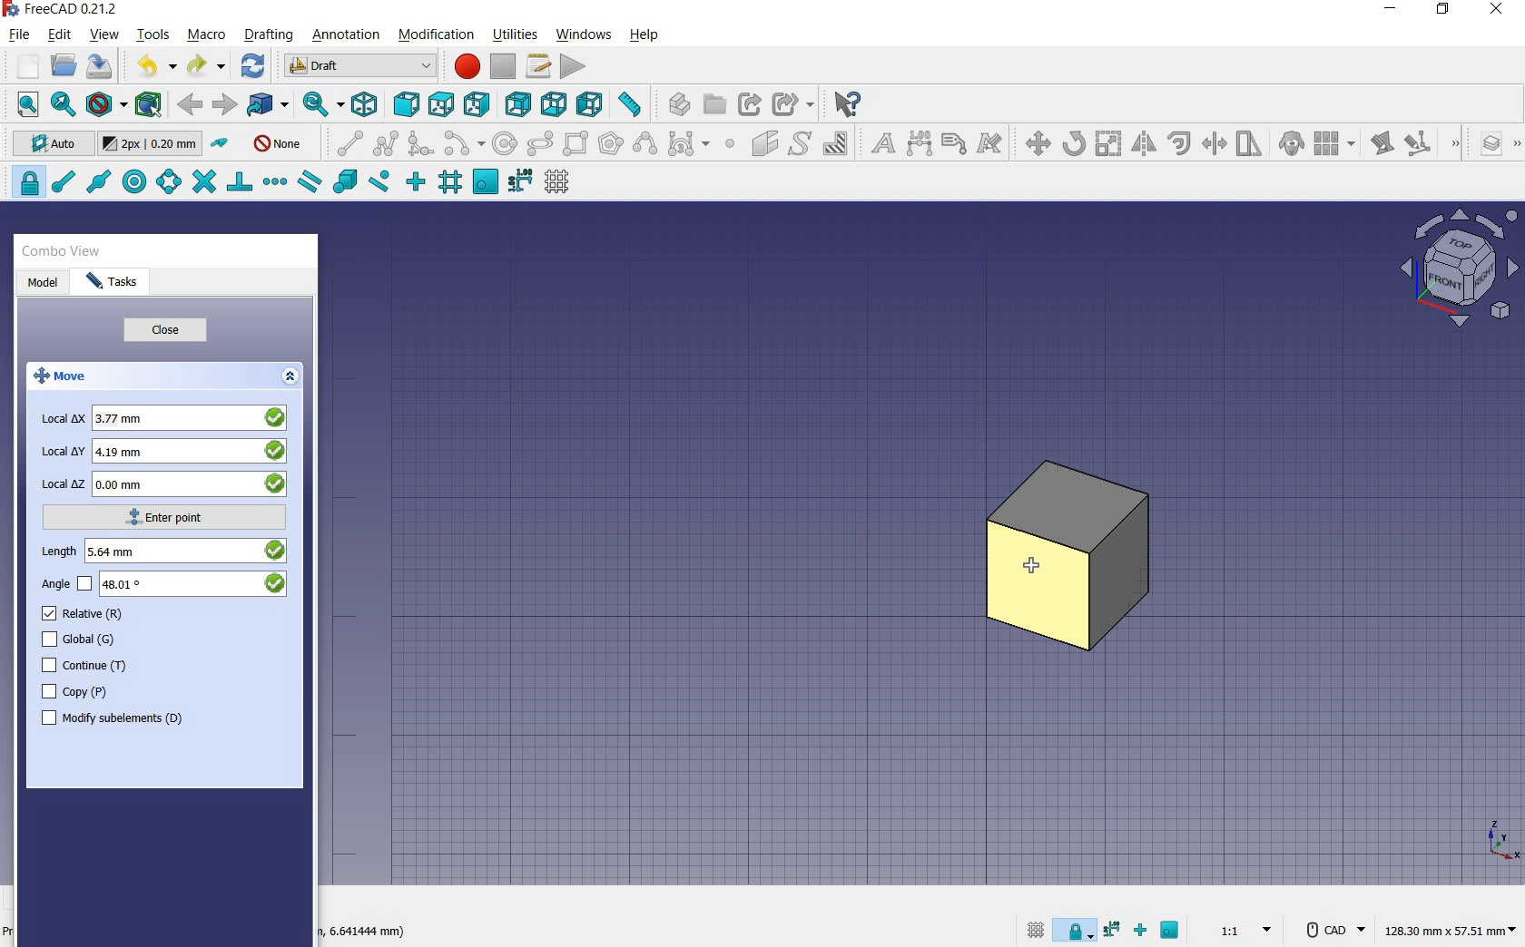 The image size is (1525, 947). Describe the element at coordinates (104, 34) in the screenshot. I see `view` at that location.